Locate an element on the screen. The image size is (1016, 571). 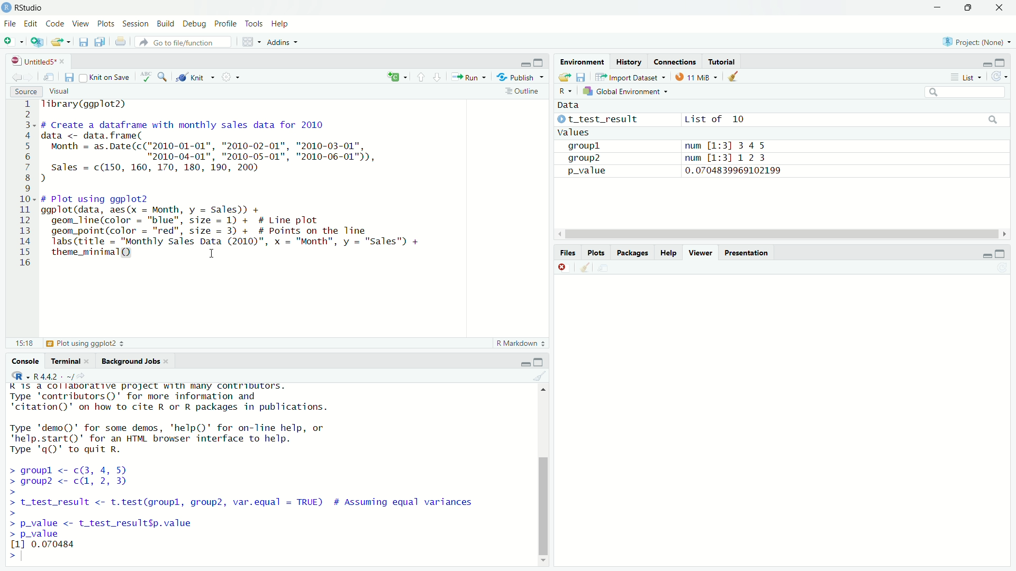
search is located at coordinates (991, 119).